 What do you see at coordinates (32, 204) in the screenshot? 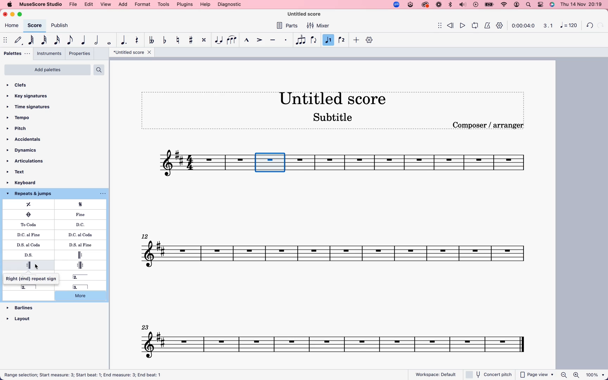
I see `repeat last measure` at bounding box center [32, 204].